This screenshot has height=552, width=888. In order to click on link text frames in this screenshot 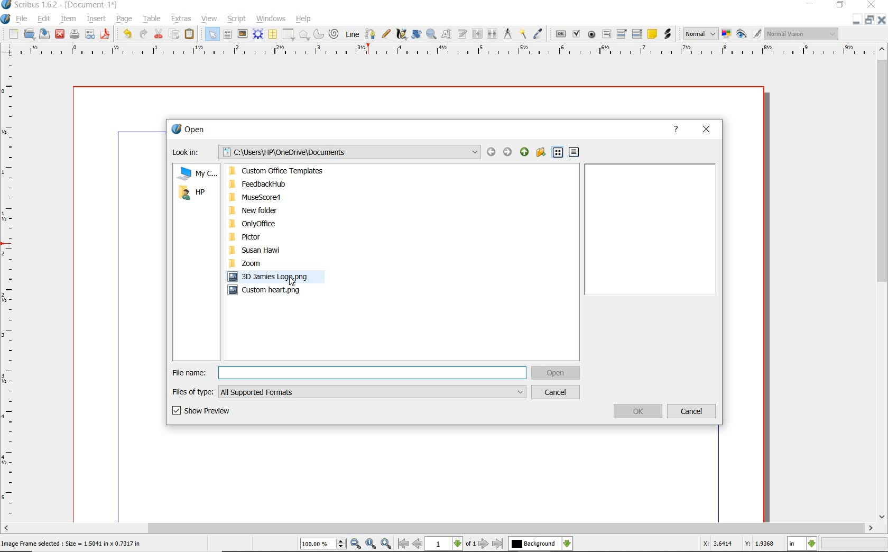, I will do `click(478, 34)`.